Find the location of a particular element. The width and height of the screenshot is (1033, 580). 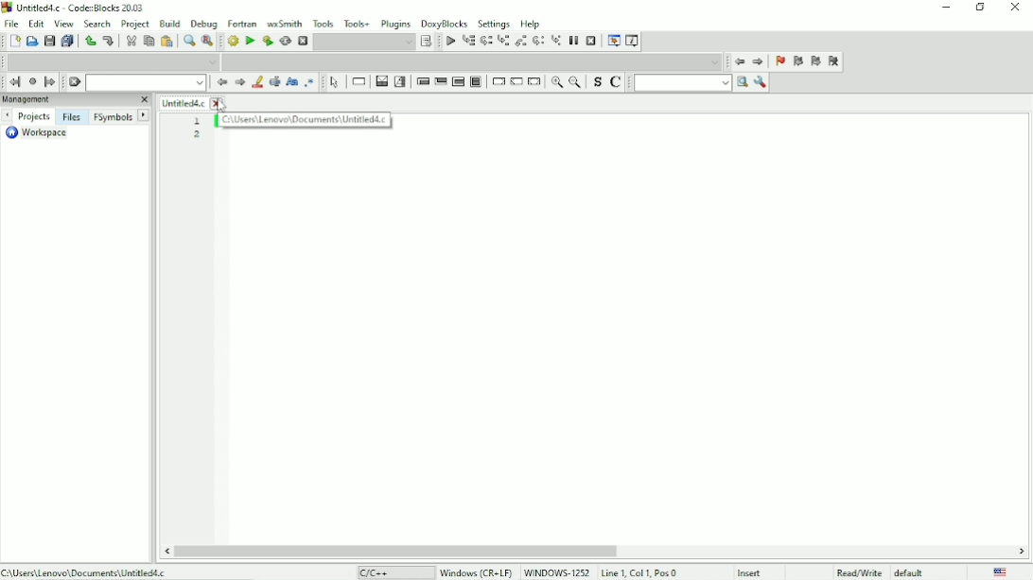

Step into instruction is located at coordinates (557, 41).